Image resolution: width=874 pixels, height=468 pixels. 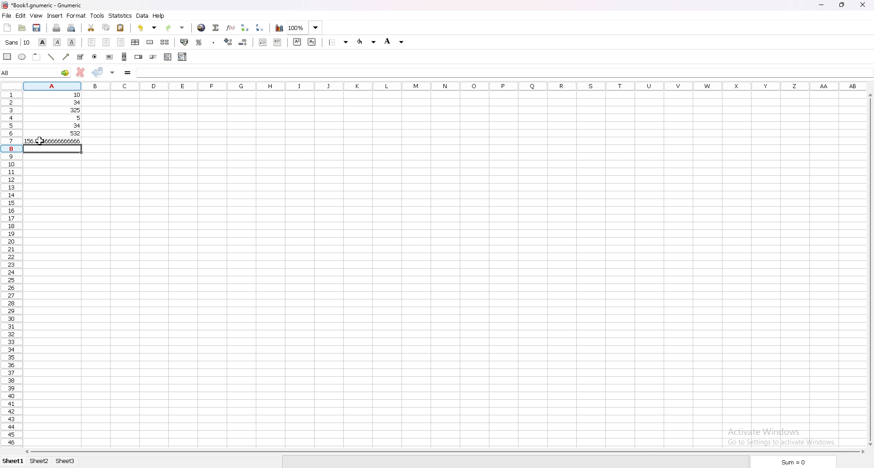 I want to click on sheet 1, so click(x=12, y=462).